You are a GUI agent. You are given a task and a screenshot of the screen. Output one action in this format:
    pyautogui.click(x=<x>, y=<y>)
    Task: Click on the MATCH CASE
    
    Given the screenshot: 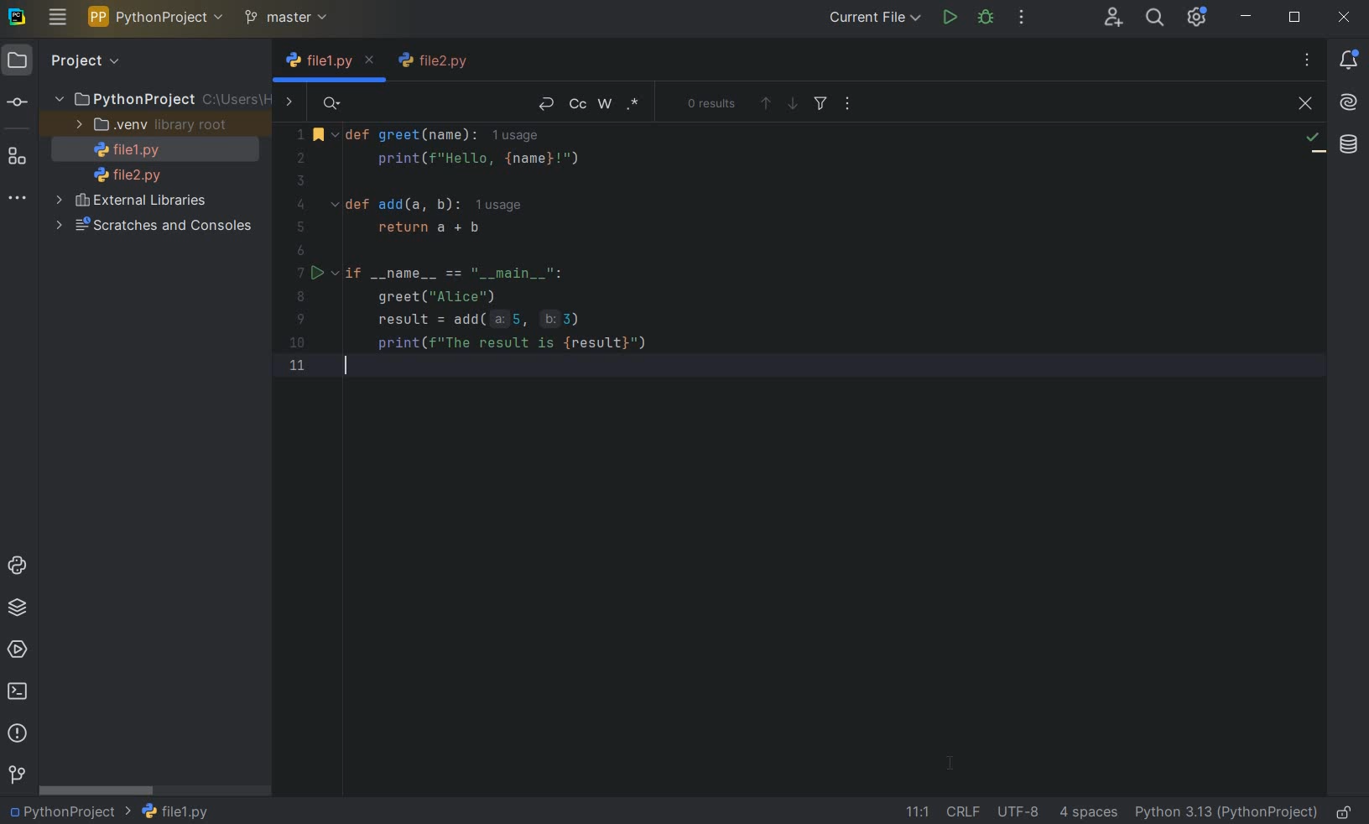 What is the action you would take?
    pyautogui.click(x=579, y=104)
    